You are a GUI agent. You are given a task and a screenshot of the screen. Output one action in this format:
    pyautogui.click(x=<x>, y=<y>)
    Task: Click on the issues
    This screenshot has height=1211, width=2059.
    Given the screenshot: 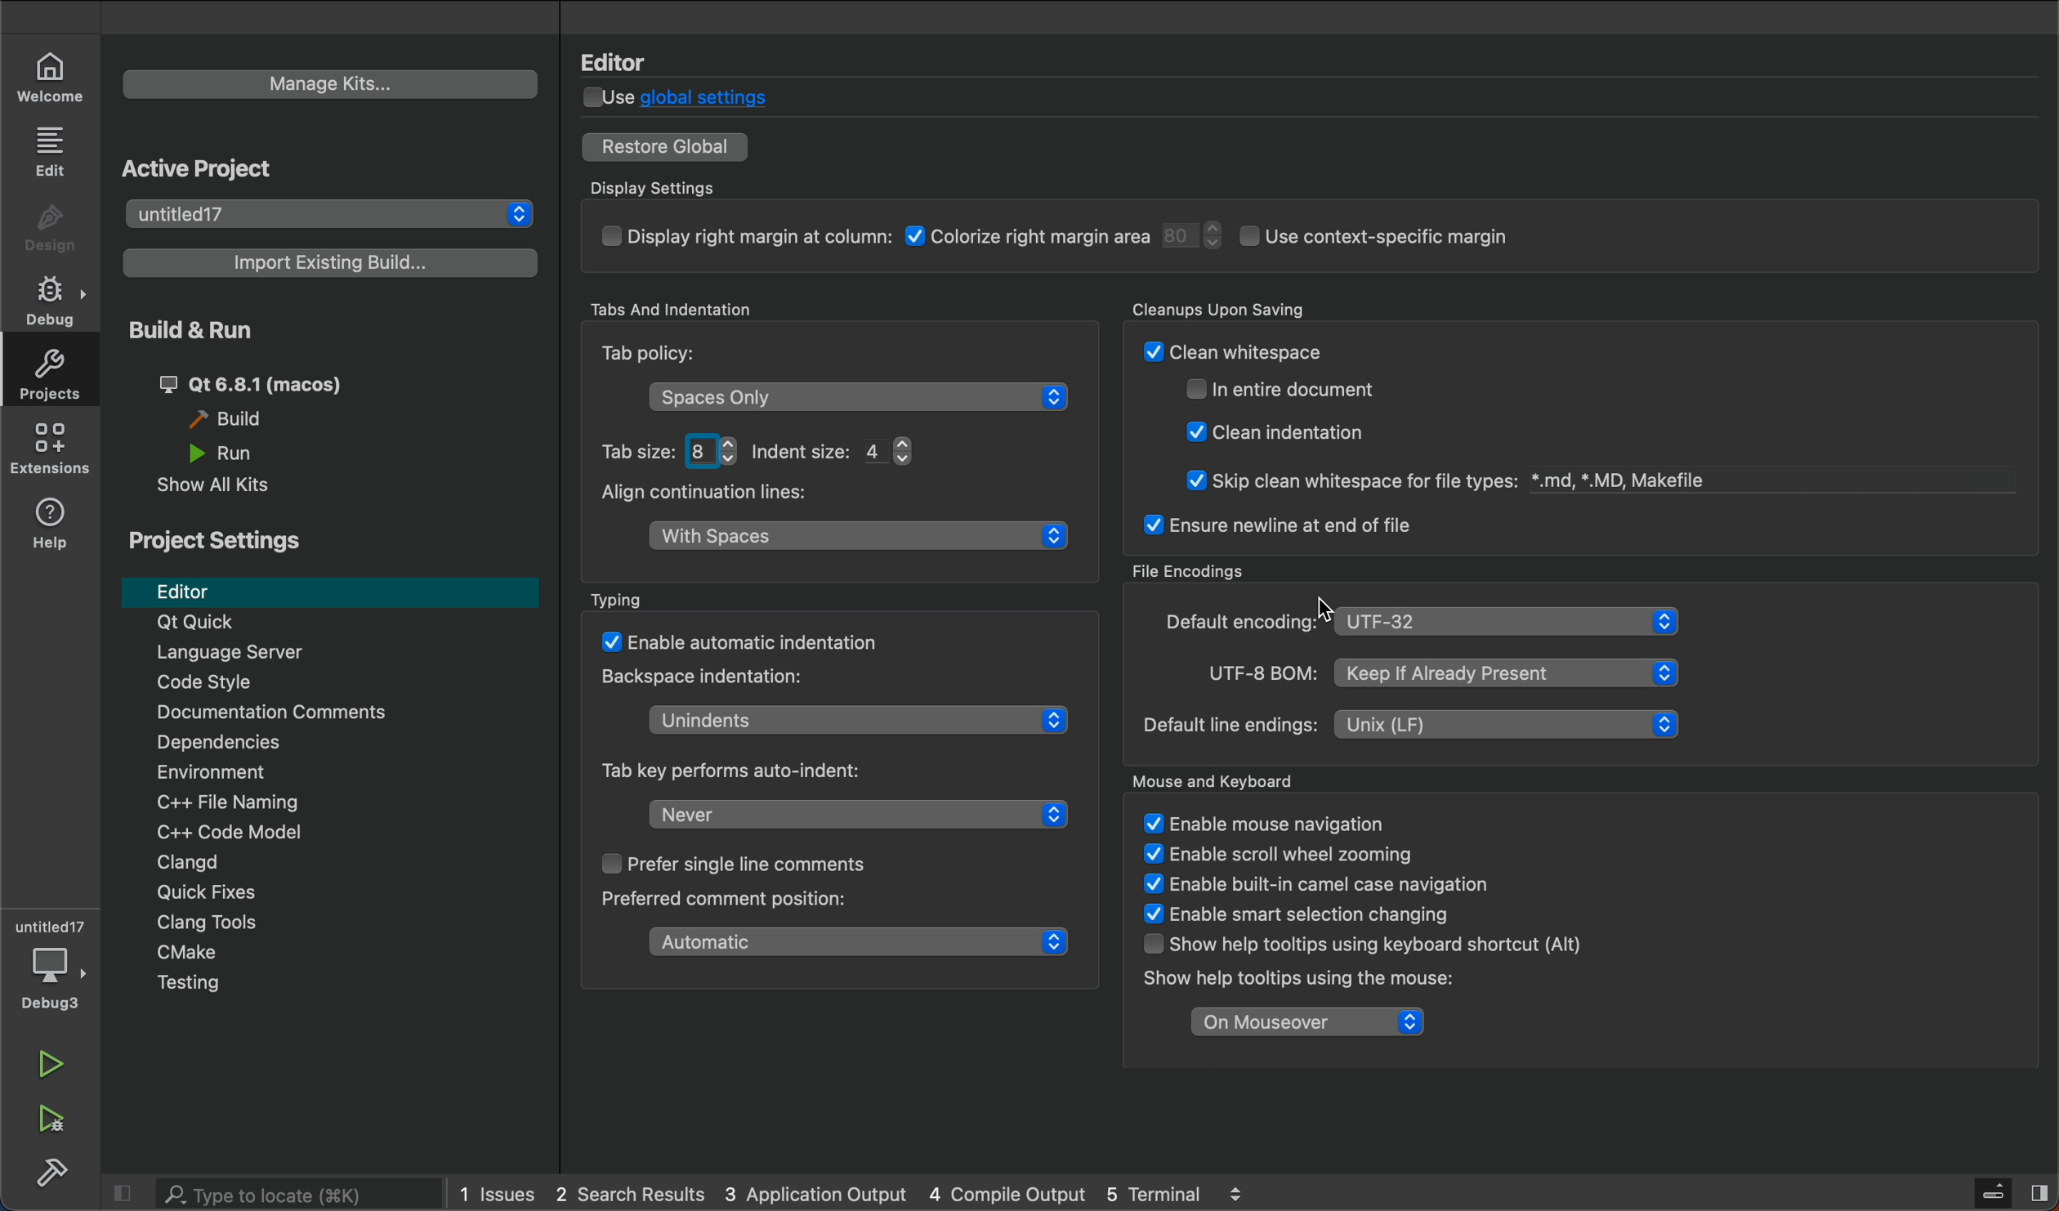 What is the action you would take?
    pyautogui.click(x=502, y=1194)
    